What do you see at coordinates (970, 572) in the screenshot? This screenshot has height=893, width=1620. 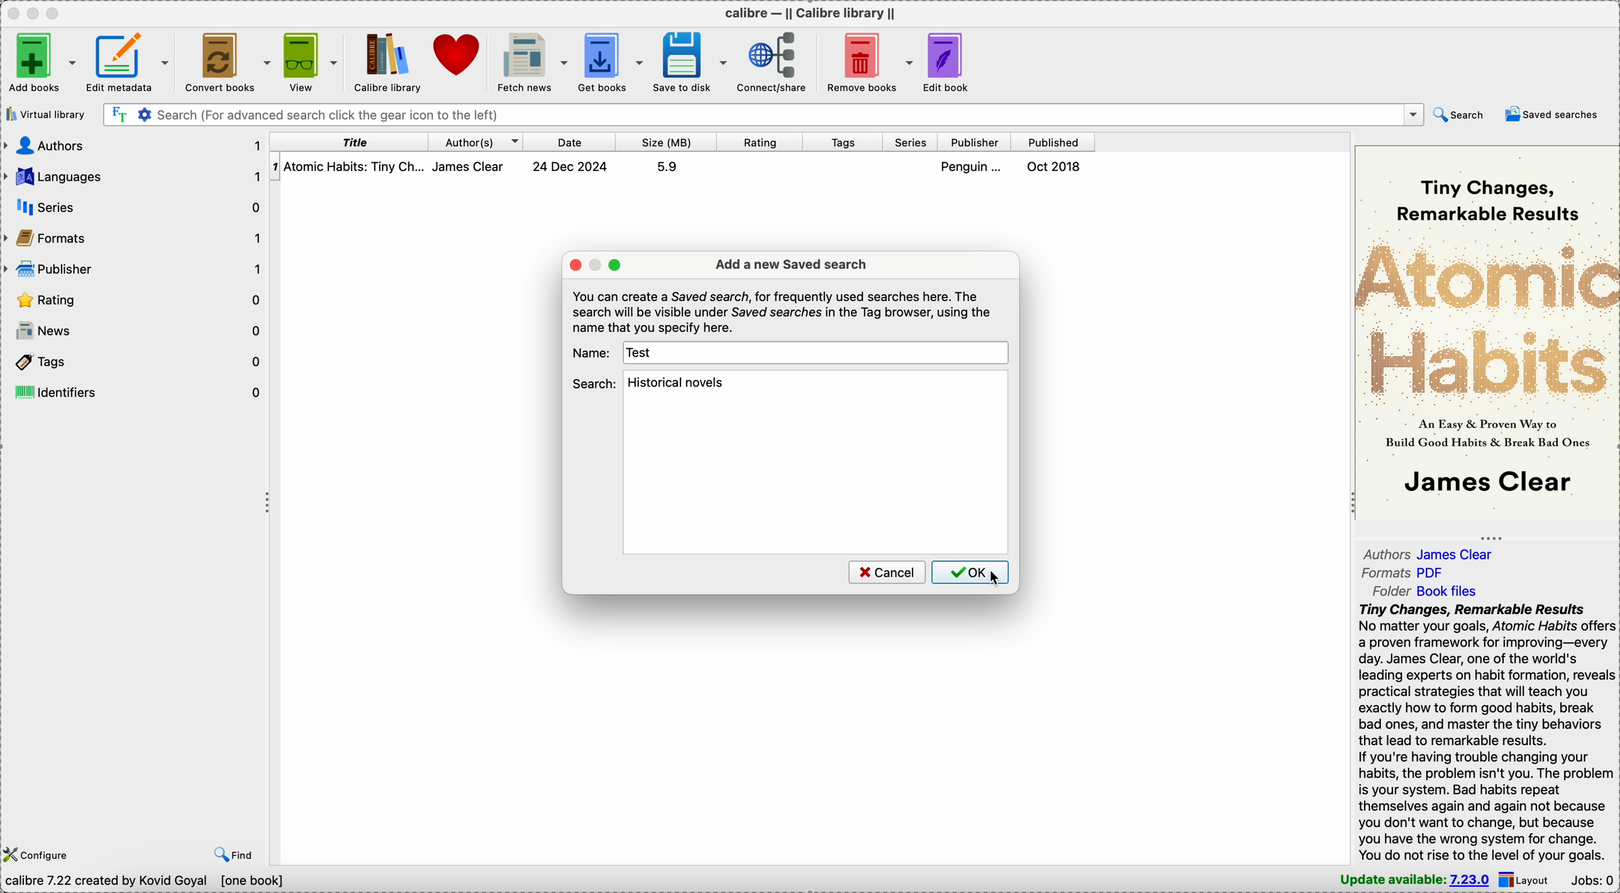 I see `OK` at bounding box center [970, 572].